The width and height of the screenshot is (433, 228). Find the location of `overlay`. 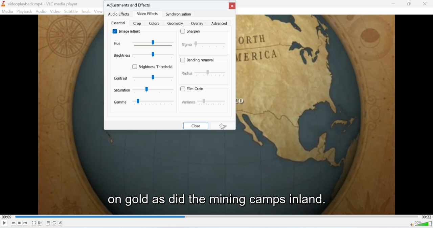

overlay is located at coordinates (197, 24).